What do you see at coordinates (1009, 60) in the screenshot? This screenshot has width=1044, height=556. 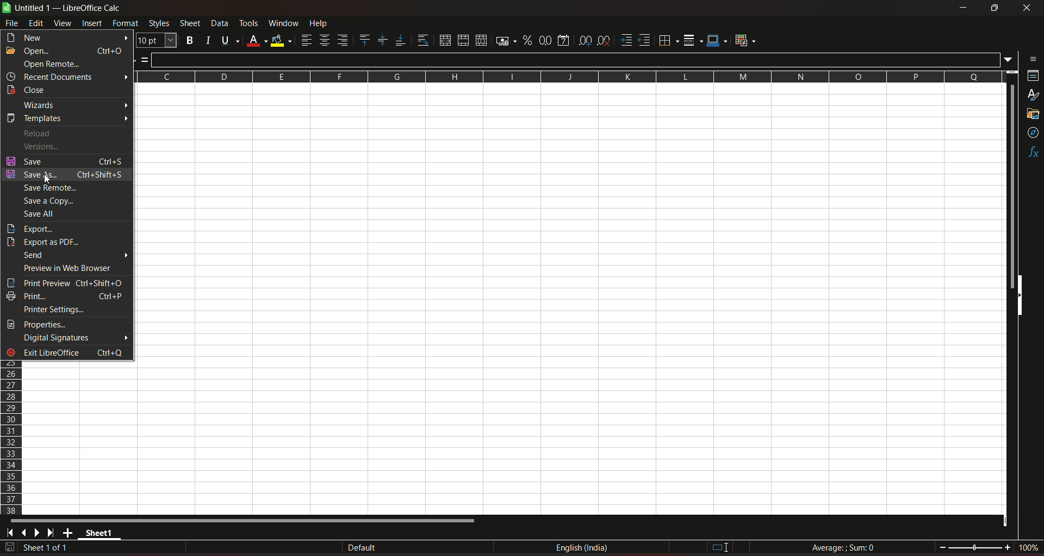 I see `expand formula` at bounding box center [1009, 60].